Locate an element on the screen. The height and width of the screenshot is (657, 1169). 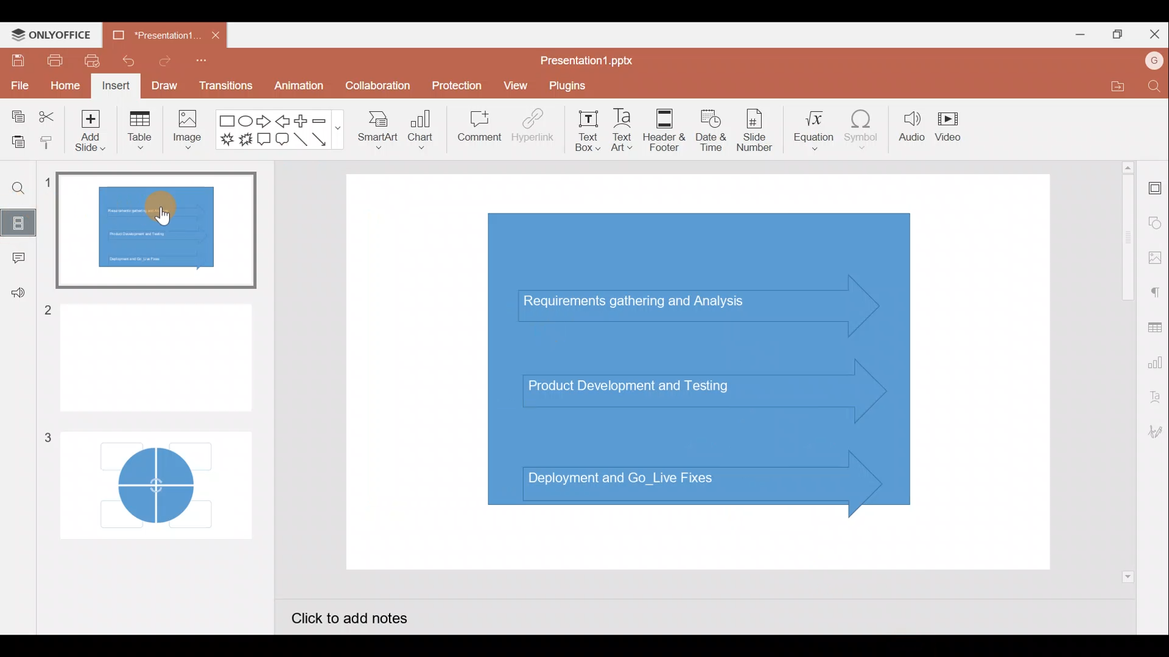
View is located at coordinates (515, 87).